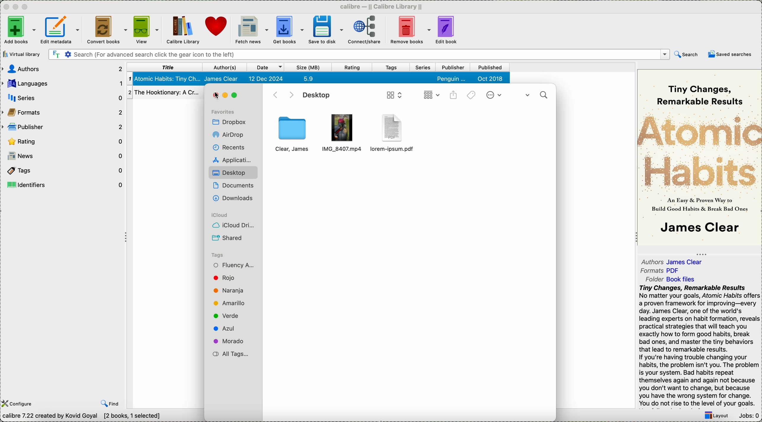 The width and height of the screenshot is (762, 422). What do you see at coordinates (495, 96) in the screenshot?
I see `more options` at bounding box center [495, 96].